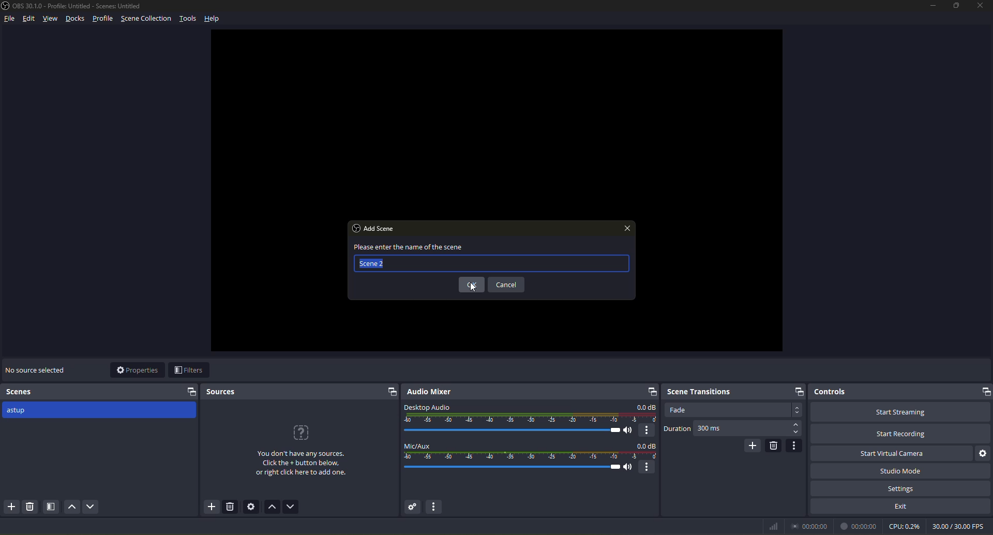 The height and width of the screenshot is (535, 993). What do you see at coordinates (29, 19) in the screenshot?
I see `edit` at bounding box center [29, 19].